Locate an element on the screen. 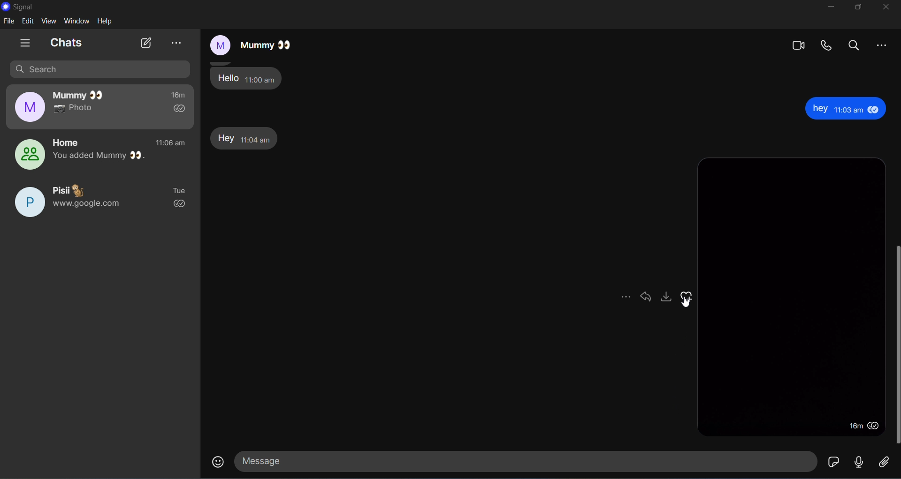 The height and width of the screenshot is (479, 901). file share is located at coordinates (883, 464).